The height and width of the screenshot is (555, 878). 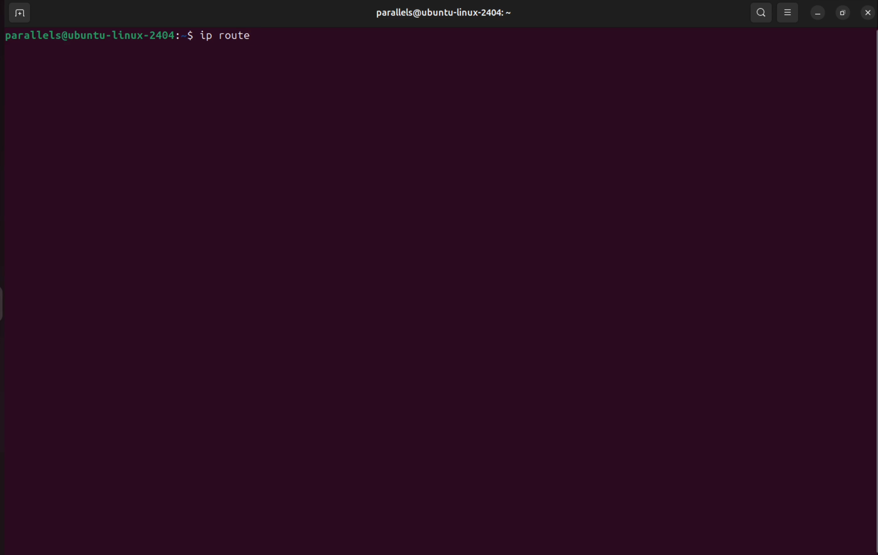 I want to click on close, so click(x=869, y=13).